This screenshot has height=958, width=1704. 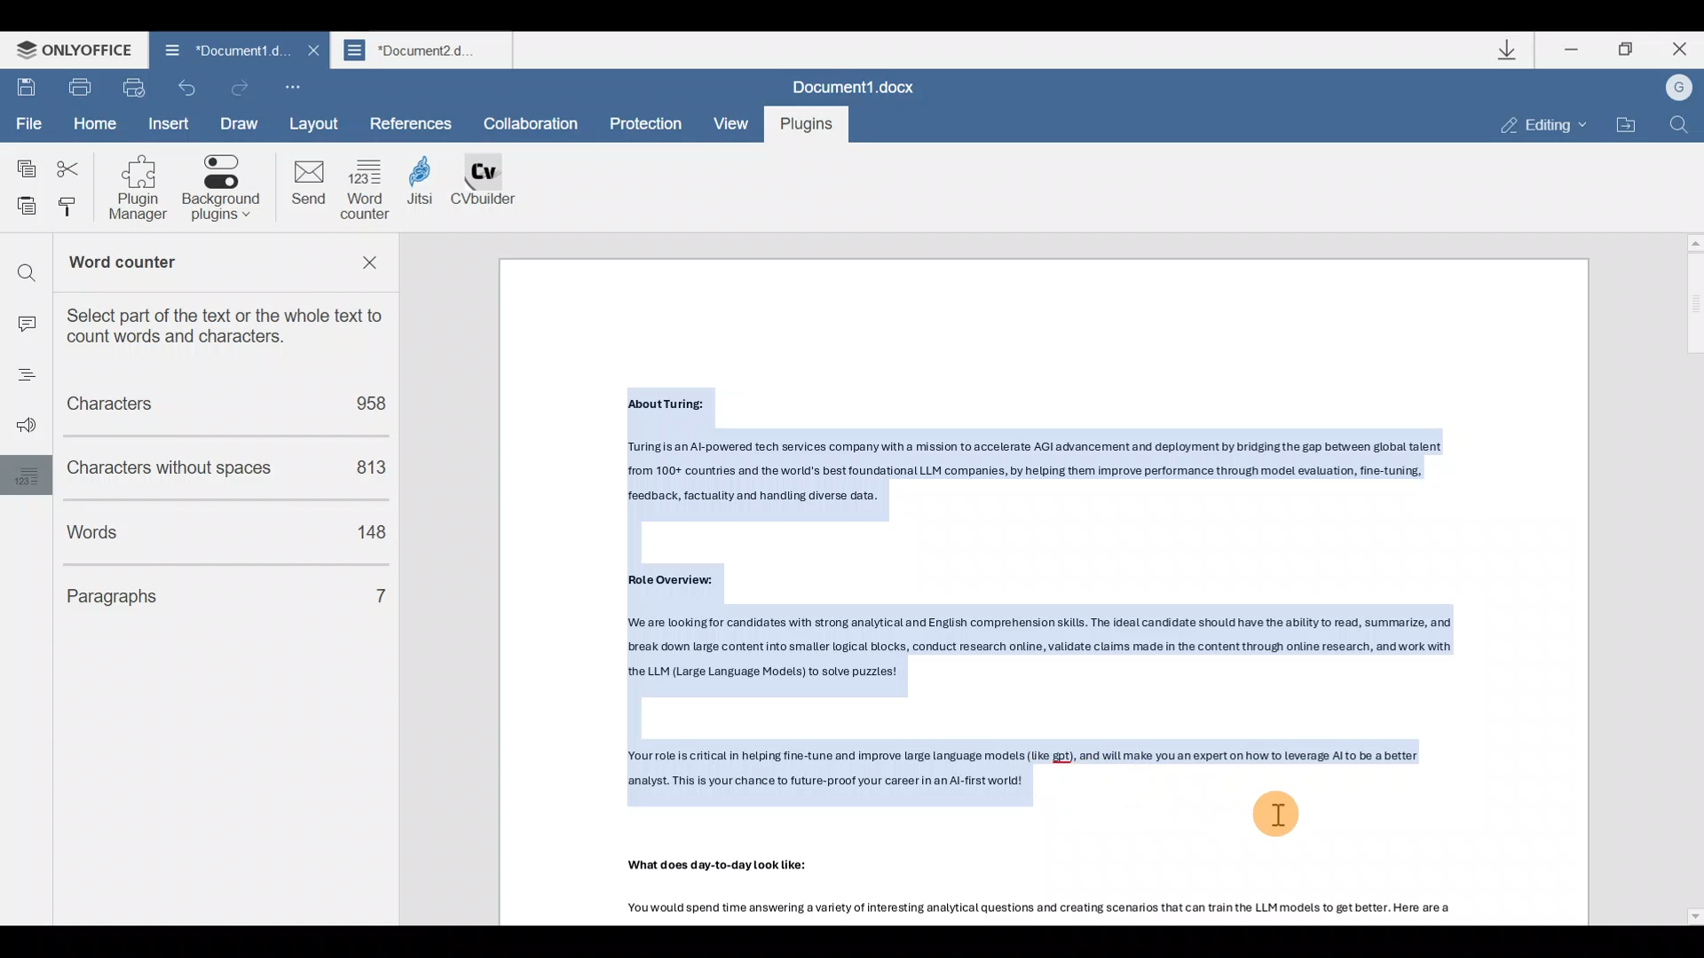 What do you see at coordinates (26, 89) in the screenshot?
I see `Save` at bounding box center [26, 89].